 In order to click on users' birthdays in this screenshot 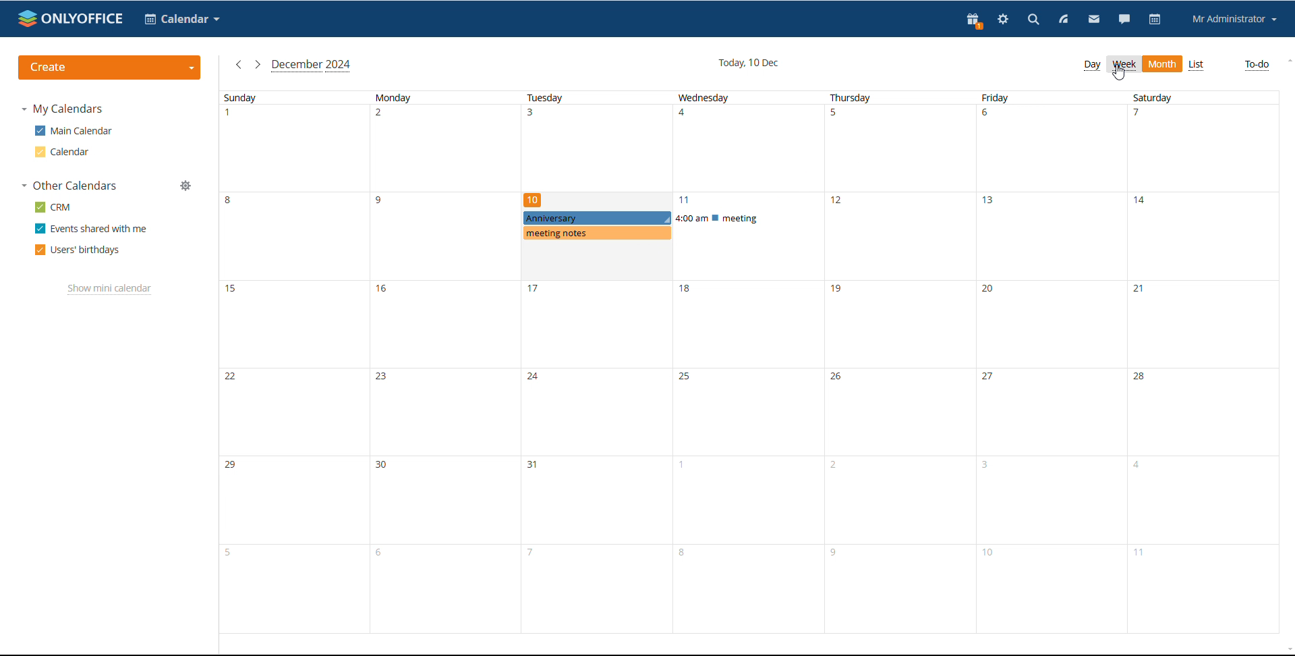, I will do `click(76, 251)`.